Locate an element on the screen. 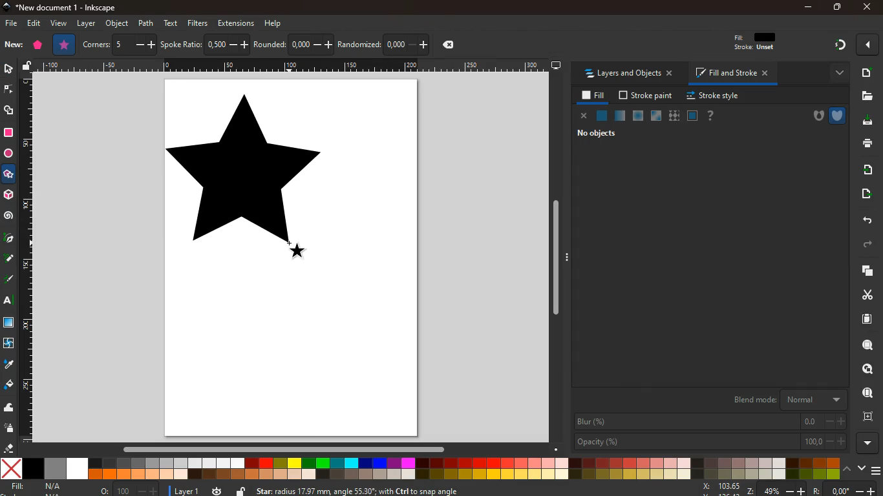 The image size is (883, 496). layers is located at coordinates (862, 271).